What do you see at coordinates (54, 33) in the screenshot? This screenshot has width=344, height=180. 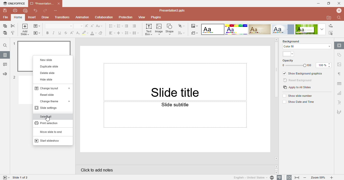 I see `Italic` at bounding box center [54, 33].